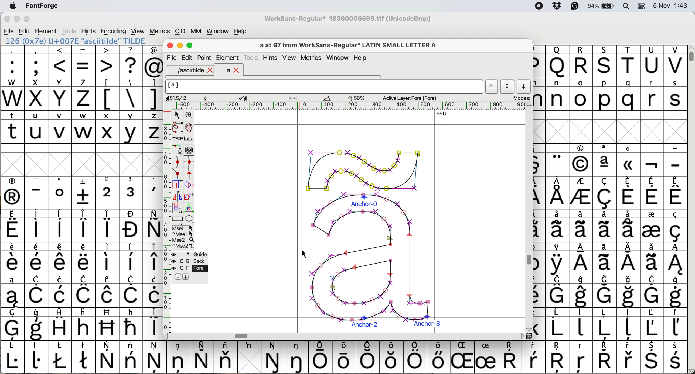 This screenshot has width=695, height=374. Describe the element at coordinates (558, 324) in the screenshot. I see `symbol` at that location.